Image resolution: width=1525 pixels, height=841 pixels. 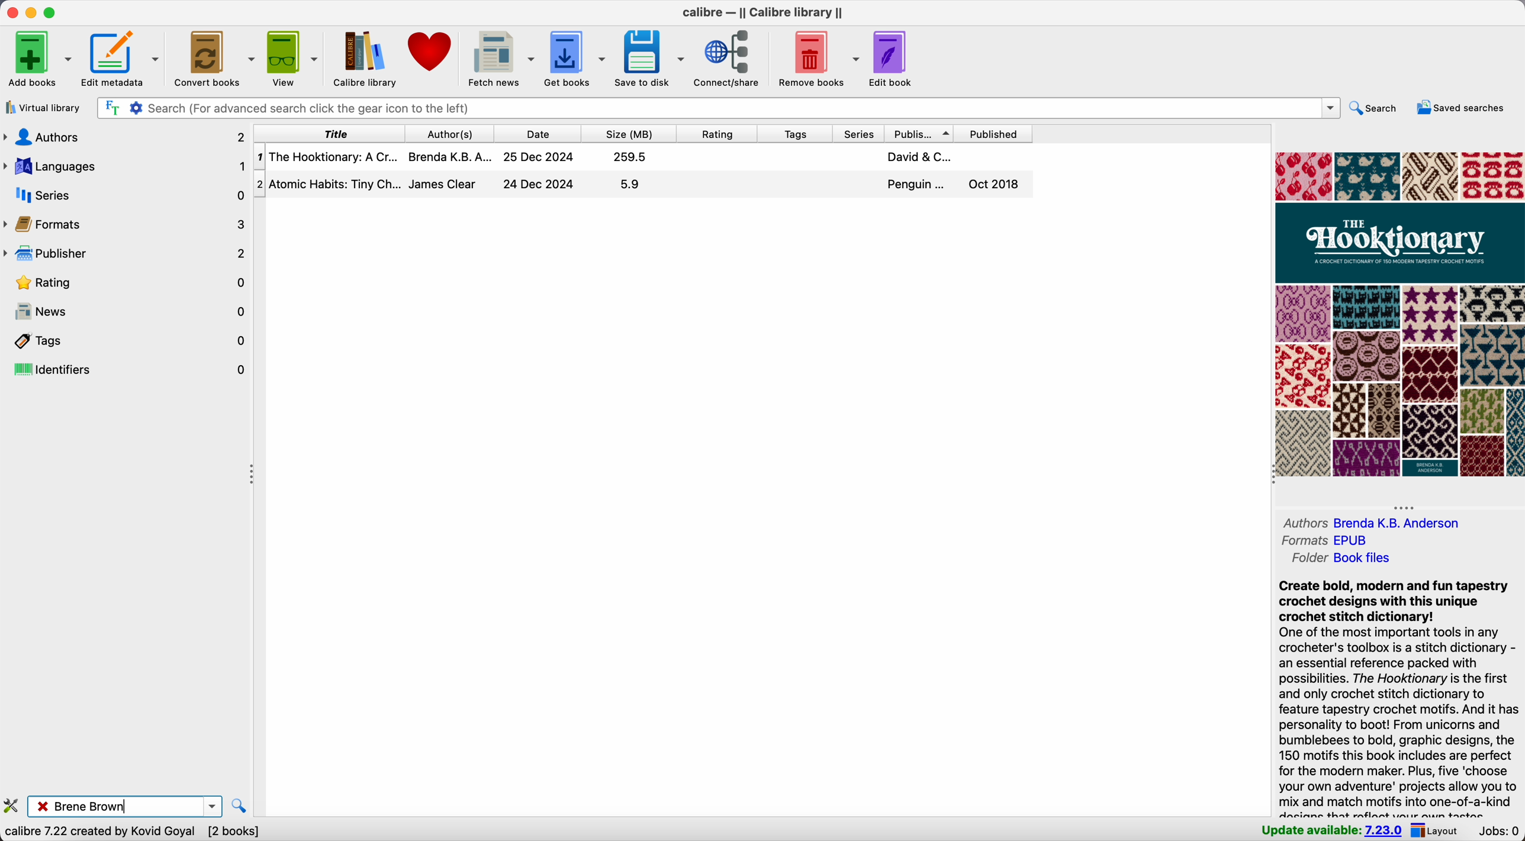 I want to click on Calibre library, so click(x=363, y=62).